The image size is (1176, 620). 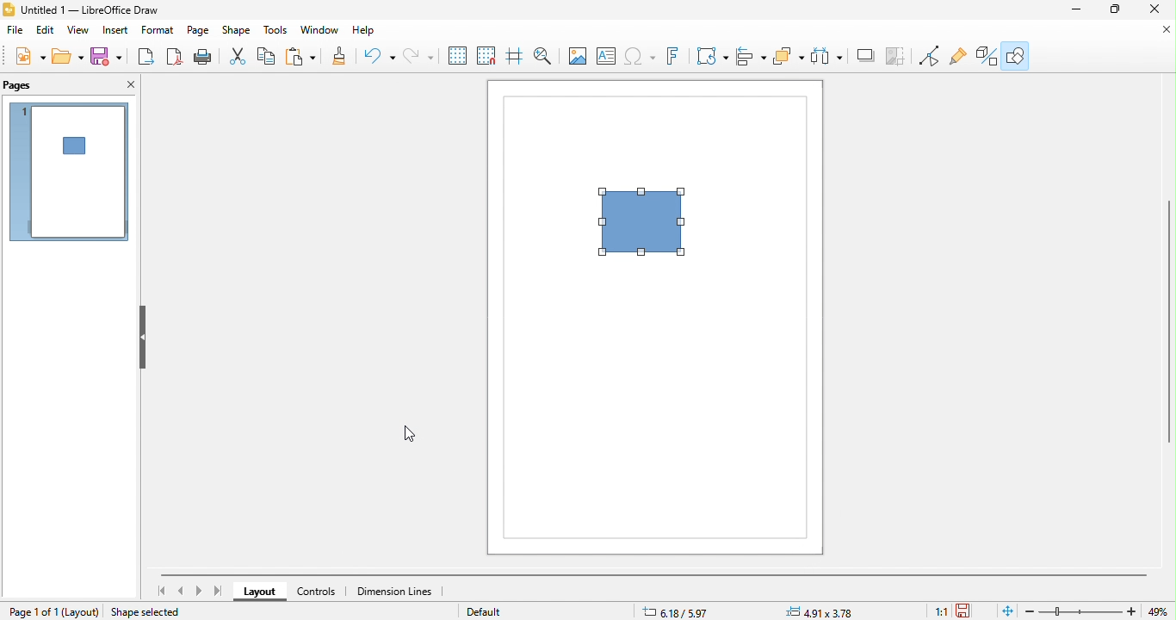 What do you see at coordinates (1154, 9) in the screenshot?
I see `close` at bounding box center [1154, 9].